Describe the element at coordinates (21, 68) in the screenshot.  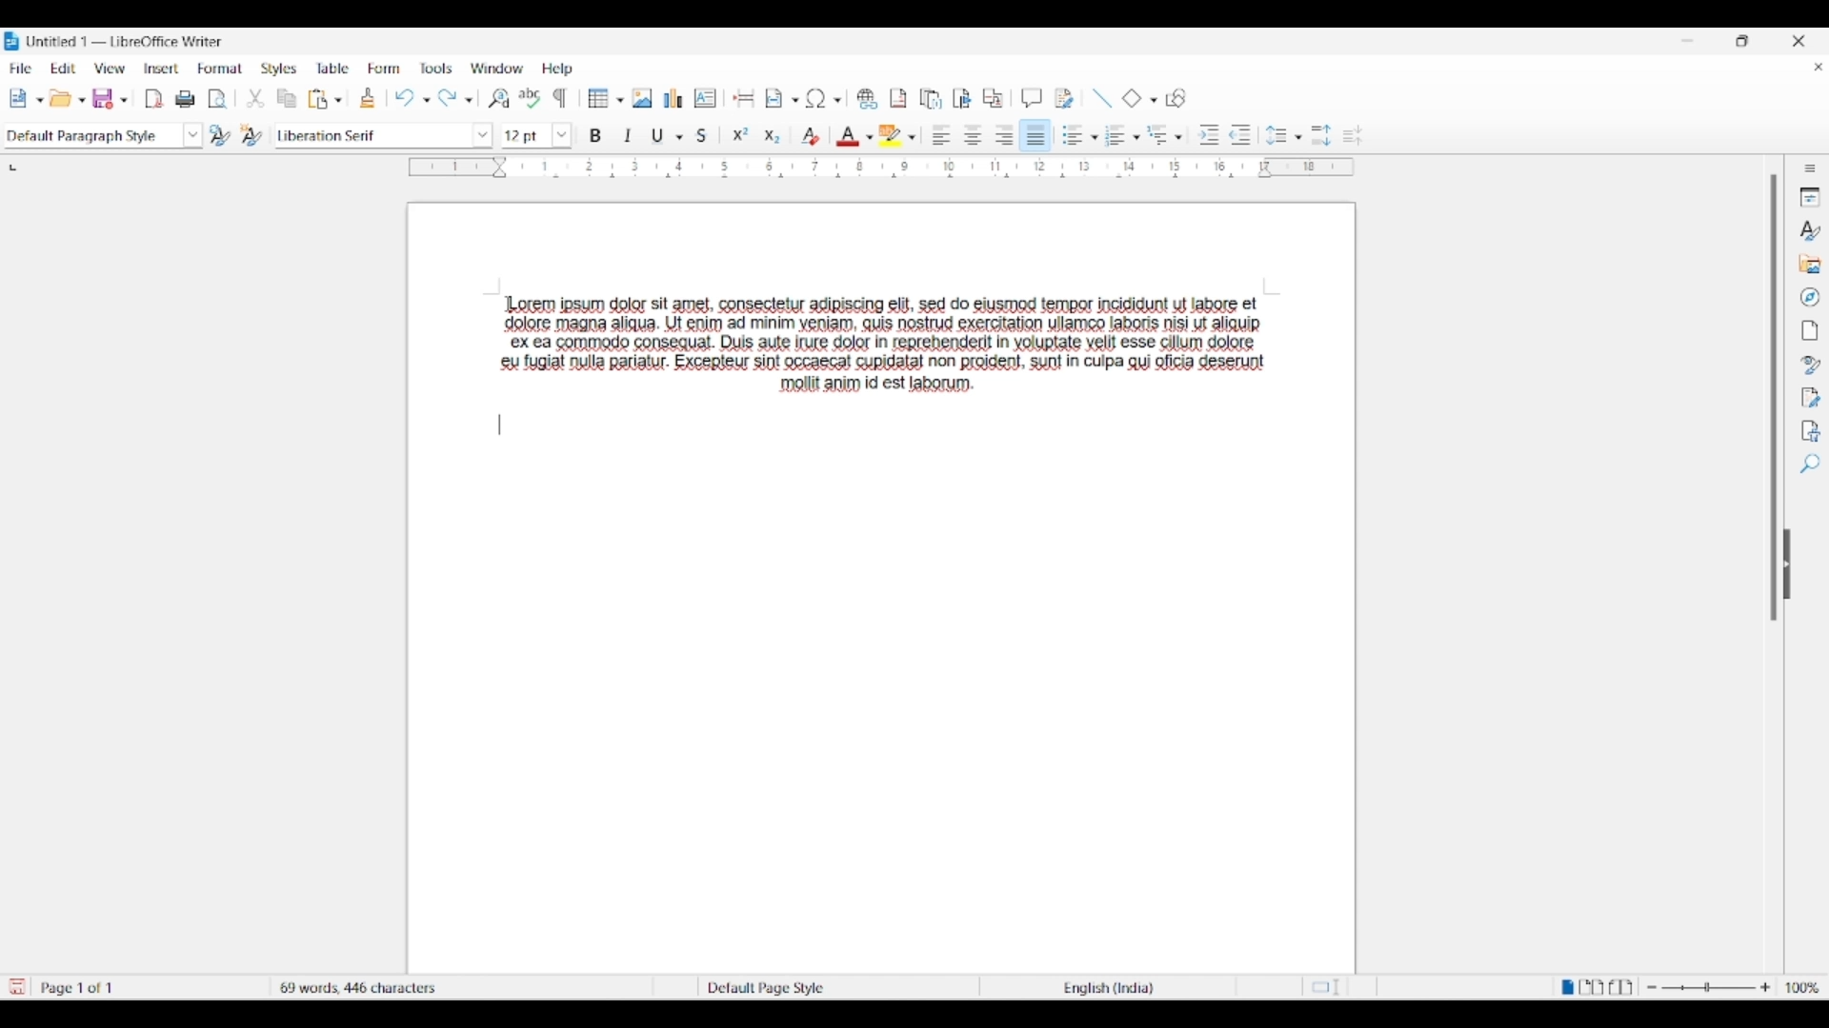
I see `File` at that location.